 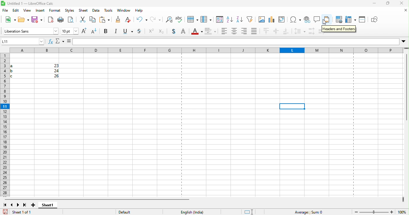 I want to click on previous sheet, so click(x=11, y=204).